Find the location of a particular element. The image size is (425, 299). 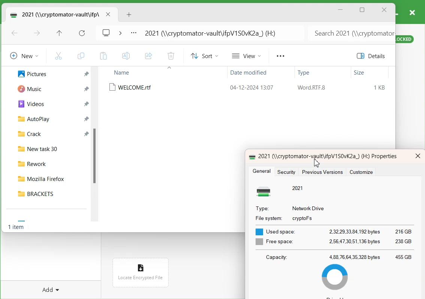

Date modified is located at coordinates (247, 73).